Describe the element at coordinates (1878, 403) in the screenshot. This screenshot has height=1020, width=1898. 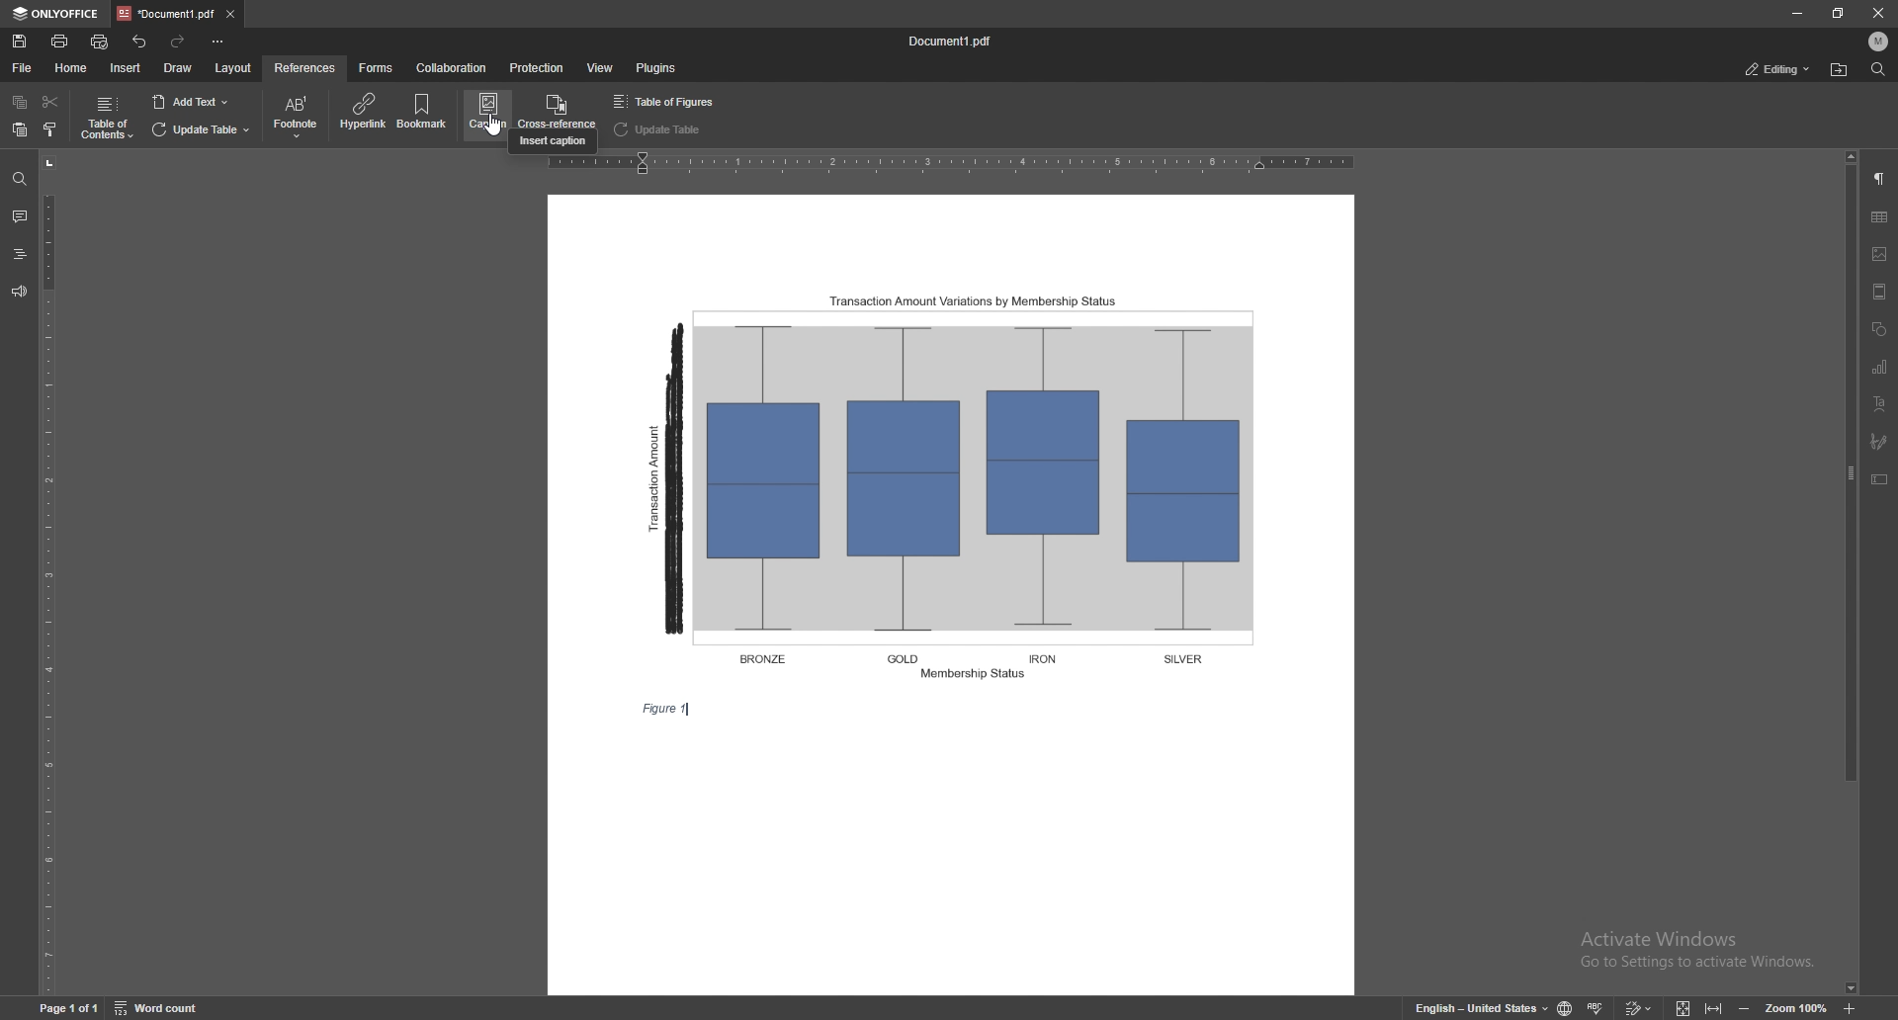
I see `text art` at that location.